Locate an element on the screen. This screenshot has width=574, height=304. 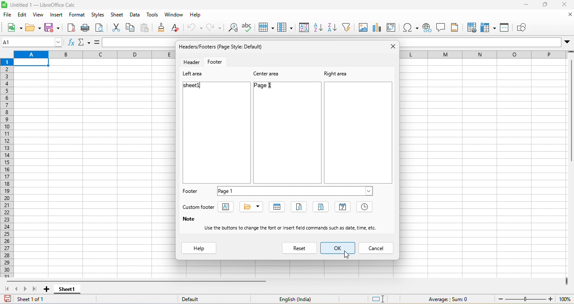
edit pivot table is located at coordinates (394, 28).